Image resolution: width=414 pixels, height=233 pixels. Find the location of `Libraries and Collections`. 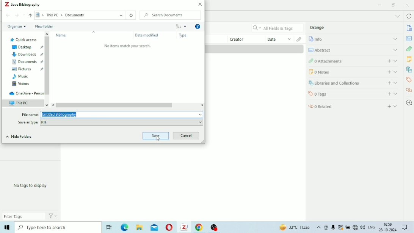

Libraries and Collections is located at coordinates (409, 69).